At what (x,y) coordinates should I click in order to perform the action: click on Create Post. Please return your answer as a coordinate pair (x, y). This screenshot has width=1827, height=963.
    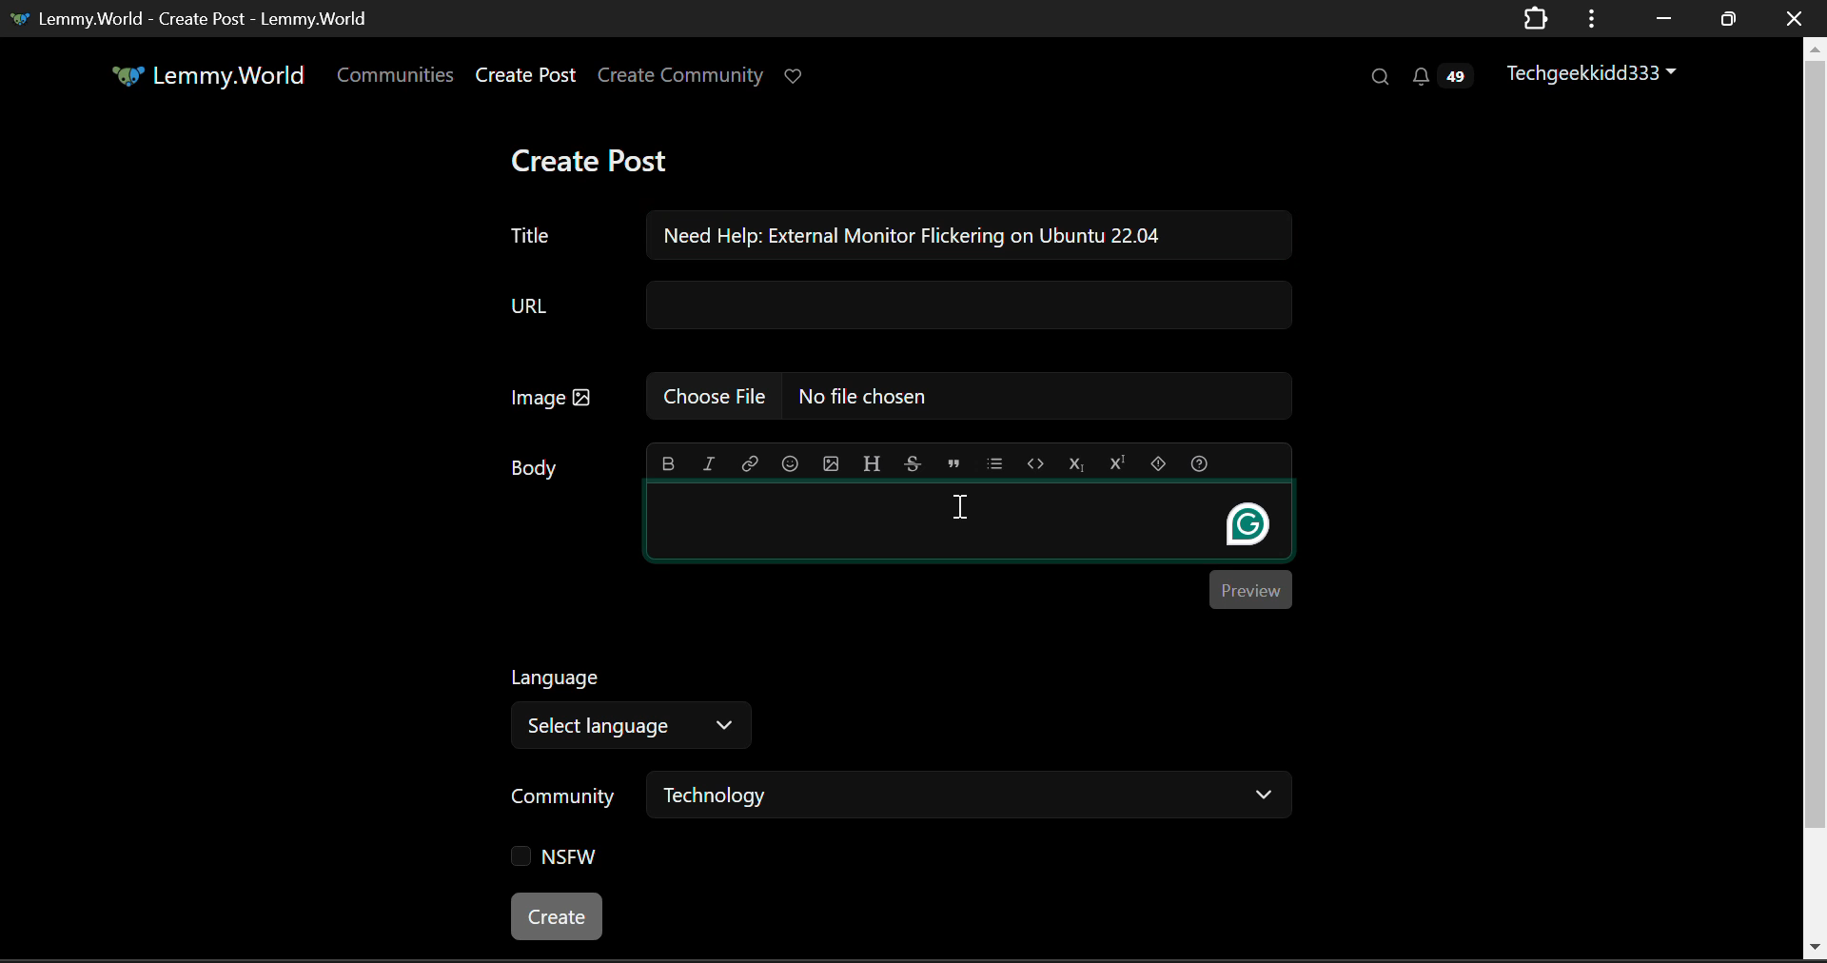
    Looking at the image, I should click on (595, 156).